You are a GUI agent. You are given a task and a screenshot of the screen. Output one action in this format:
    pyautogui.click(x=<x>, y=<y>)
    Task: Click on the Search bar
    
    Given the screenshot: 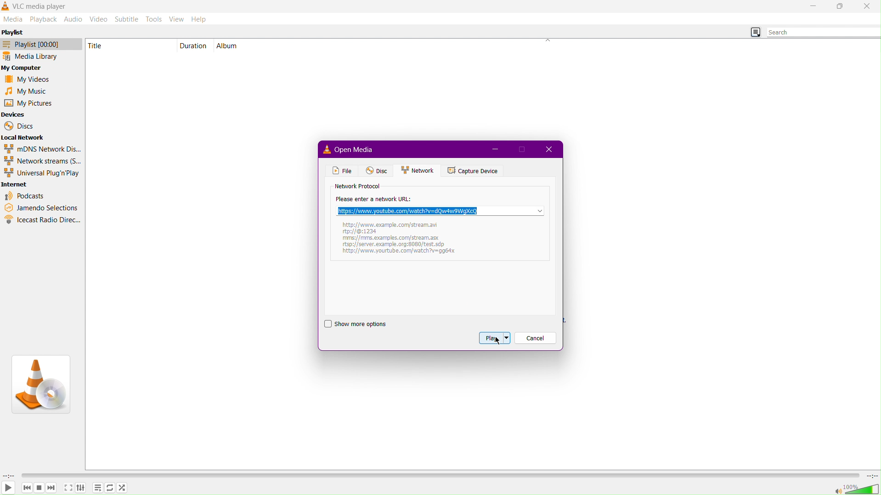 What is the action you would take?
    pyautogui.click(x=823, y=33)
    